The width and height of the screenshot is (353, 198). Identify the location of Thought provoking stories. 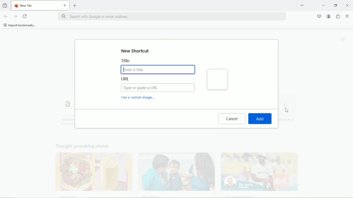
(173, 169).